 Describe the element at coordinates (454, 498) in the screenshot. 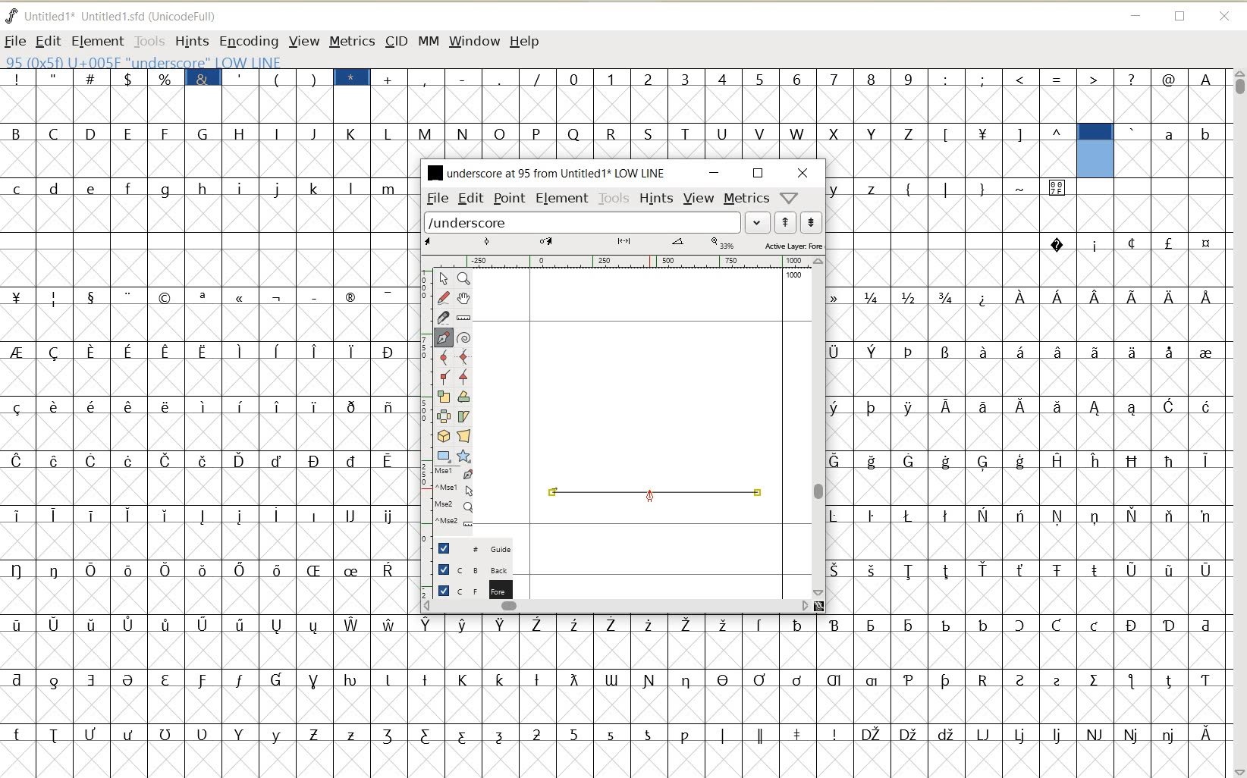

I see `cursor events on the opened outline window` at that location.